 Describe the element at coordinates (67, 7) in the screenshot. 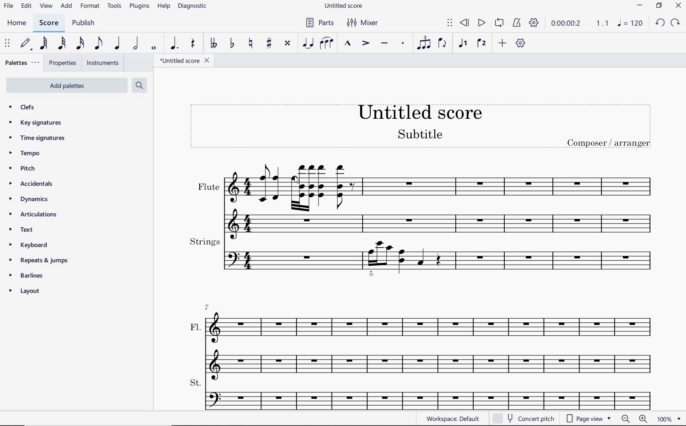

I see `add` at that location.